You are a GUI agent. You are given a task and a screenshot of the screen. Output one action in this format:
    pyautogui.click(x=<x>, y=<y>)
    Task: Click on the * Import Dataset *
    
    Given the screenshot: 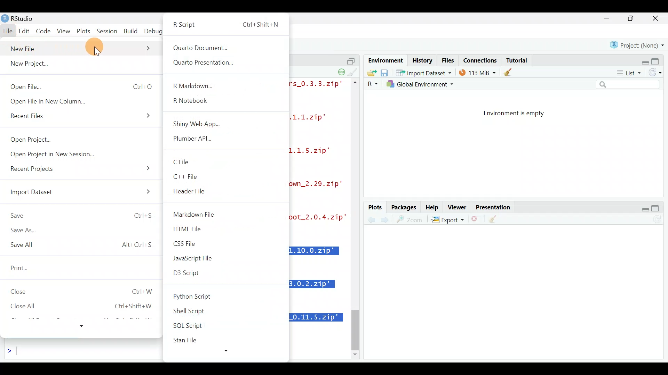 What is the action you would take?
    pyautogui.click(x=422, y=73)
    